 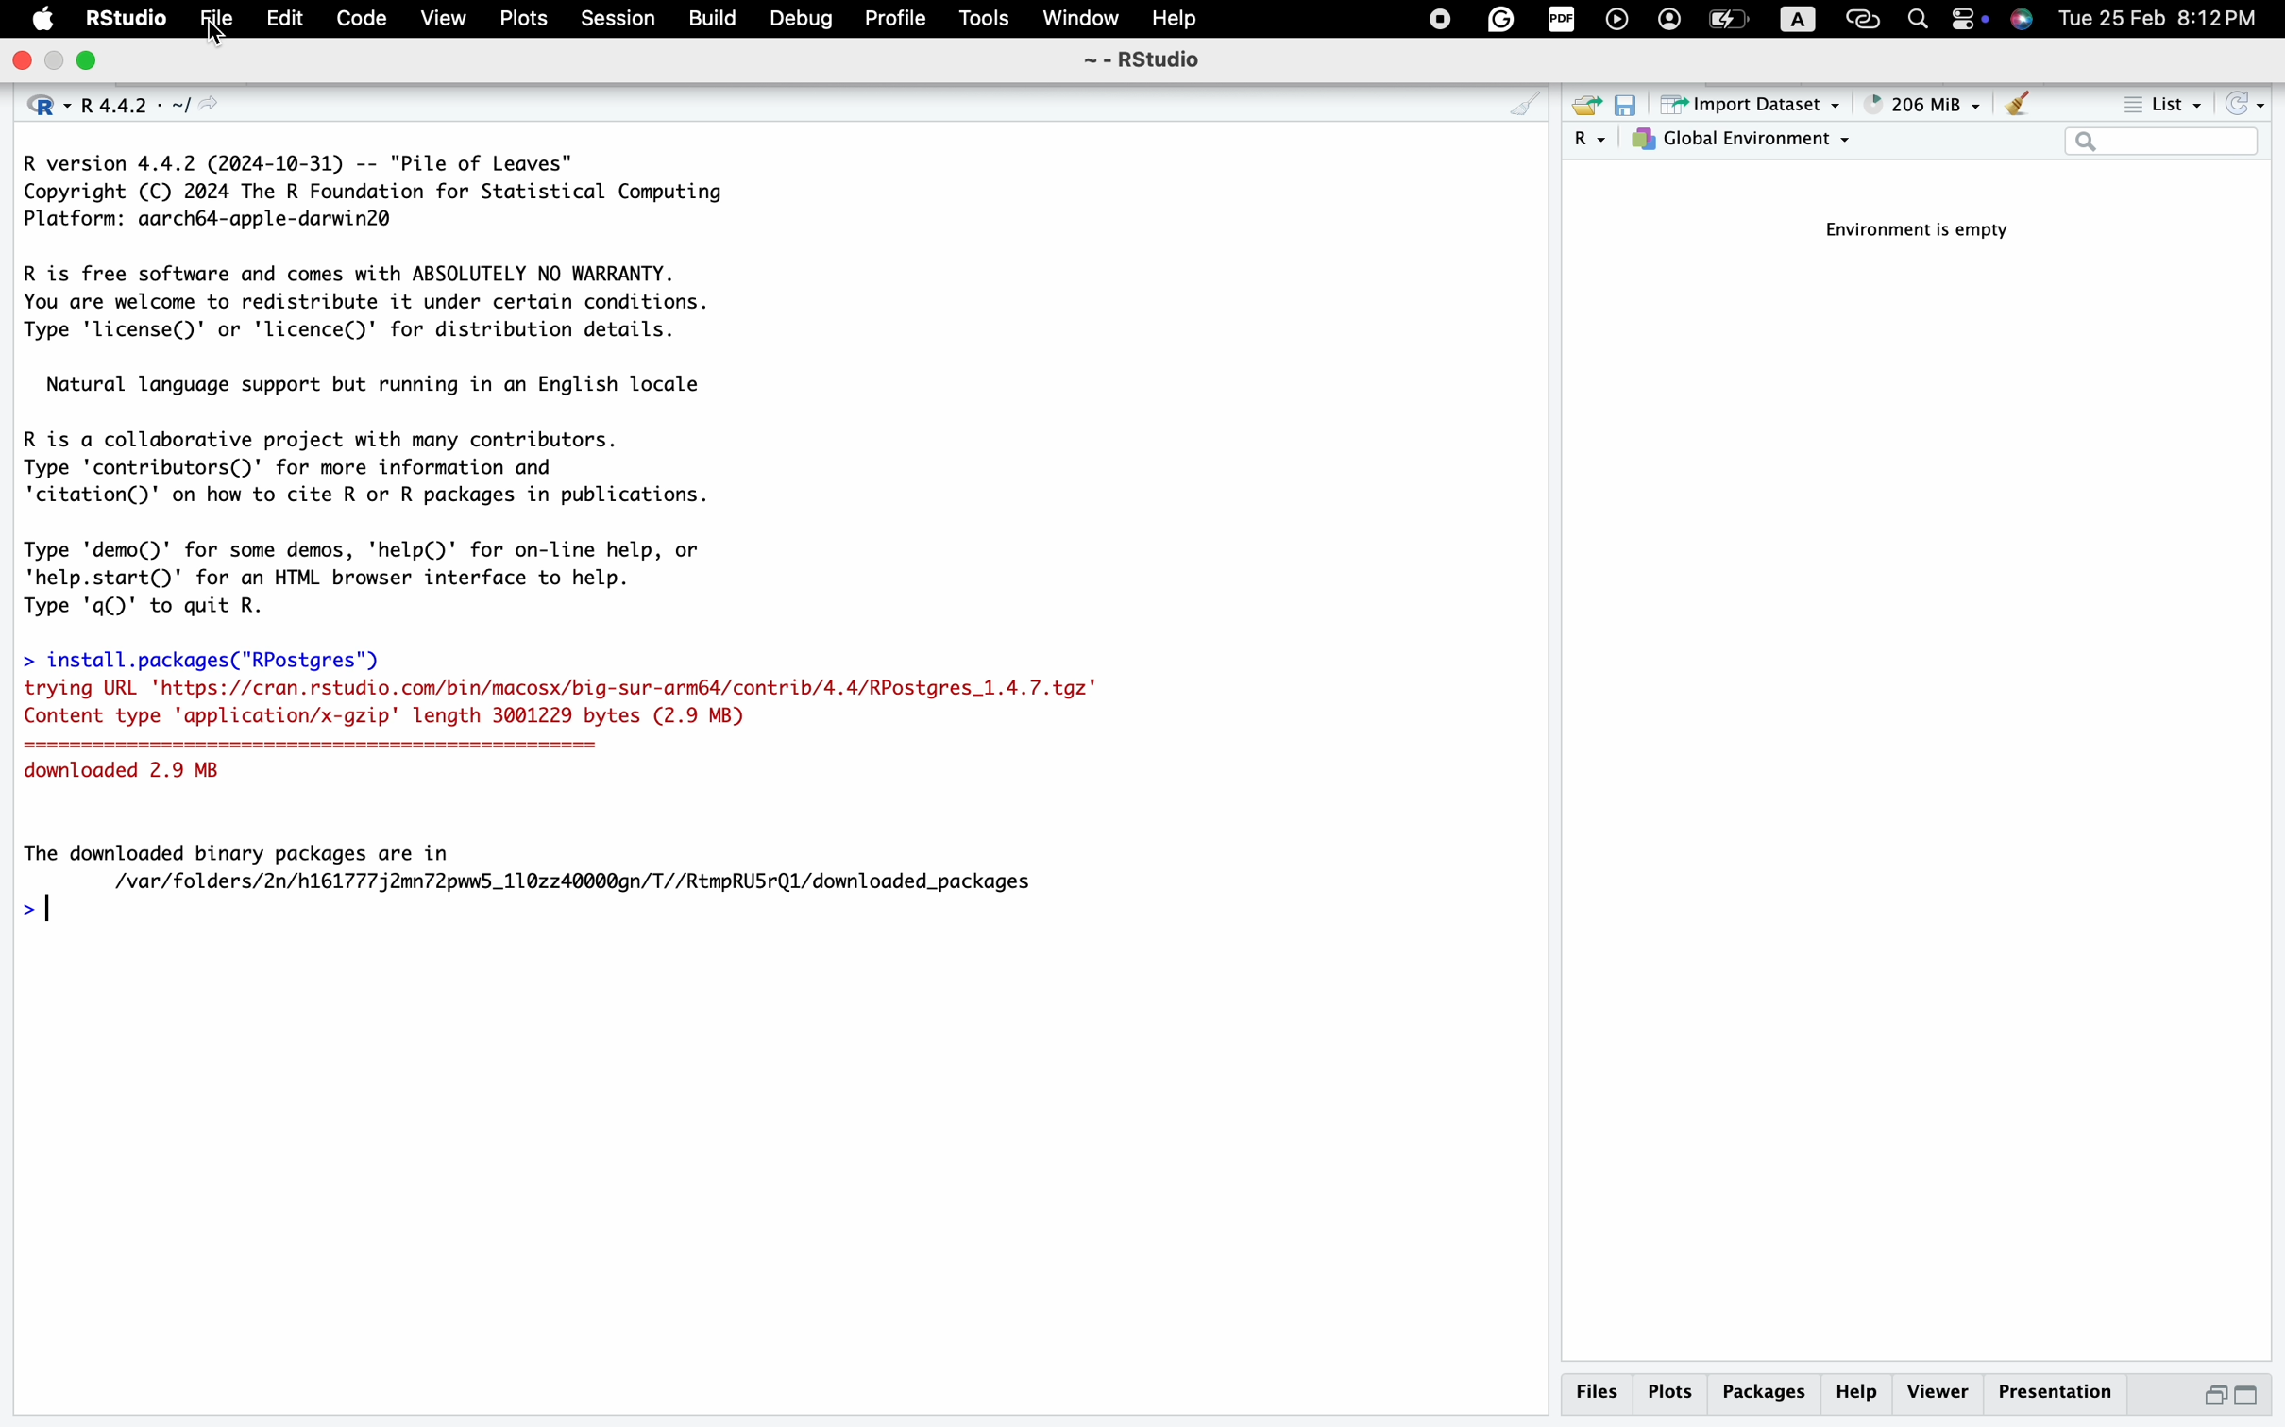 I want to click on help, so click(x=1855, y=1394).